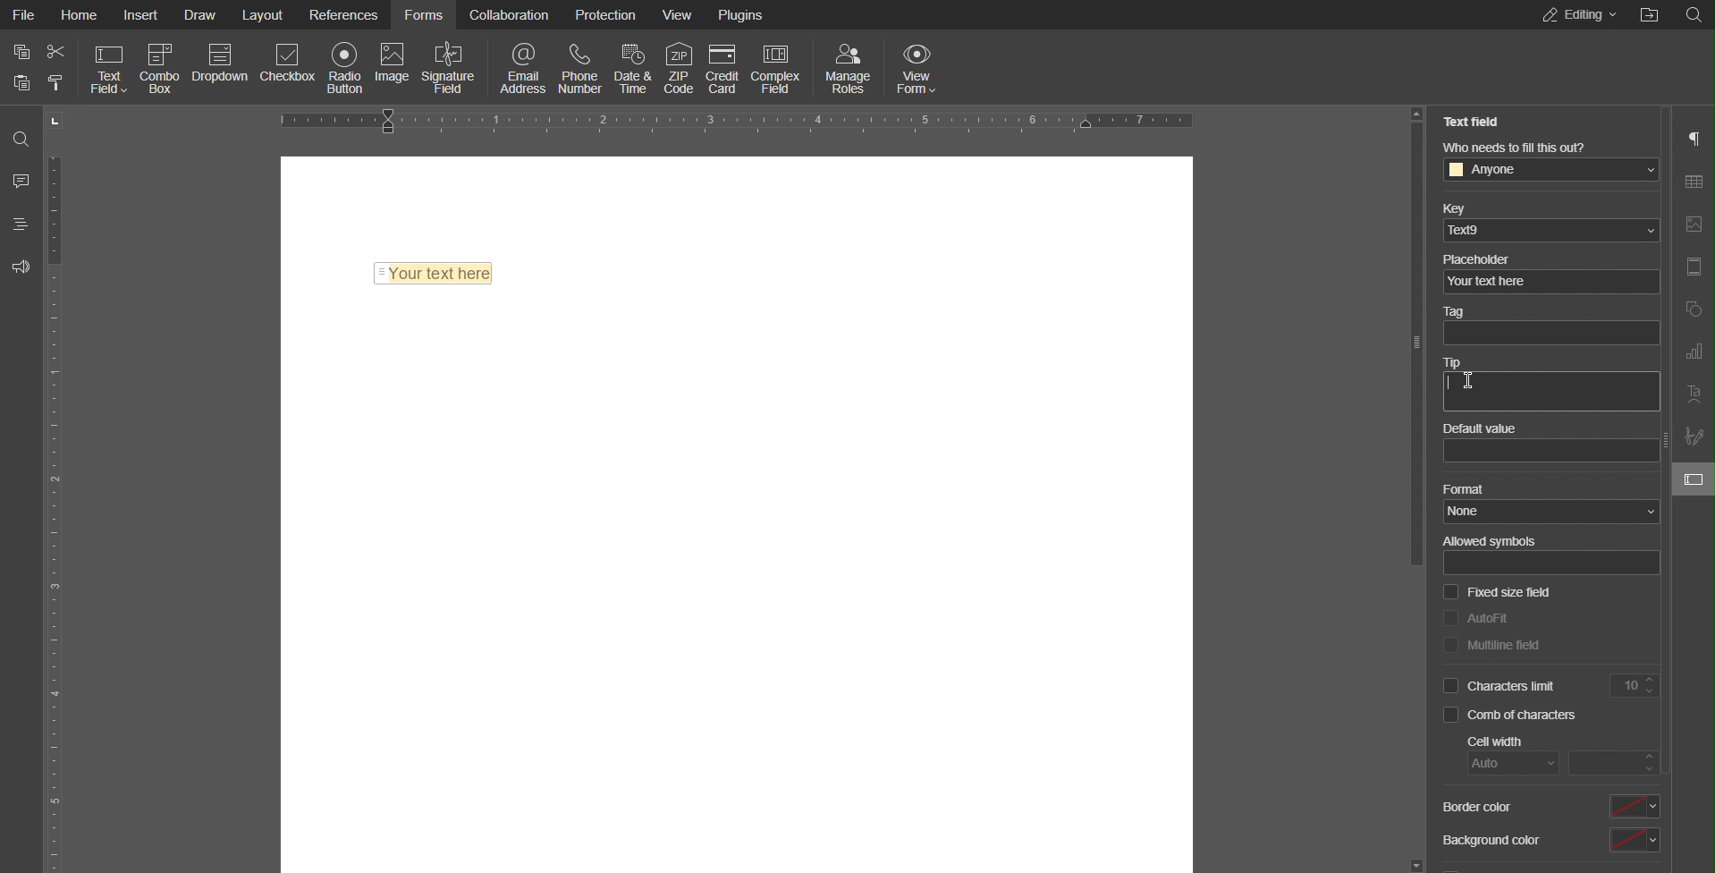 The image size is (1715, 873). I want to click on Draw, so click(200, 15).